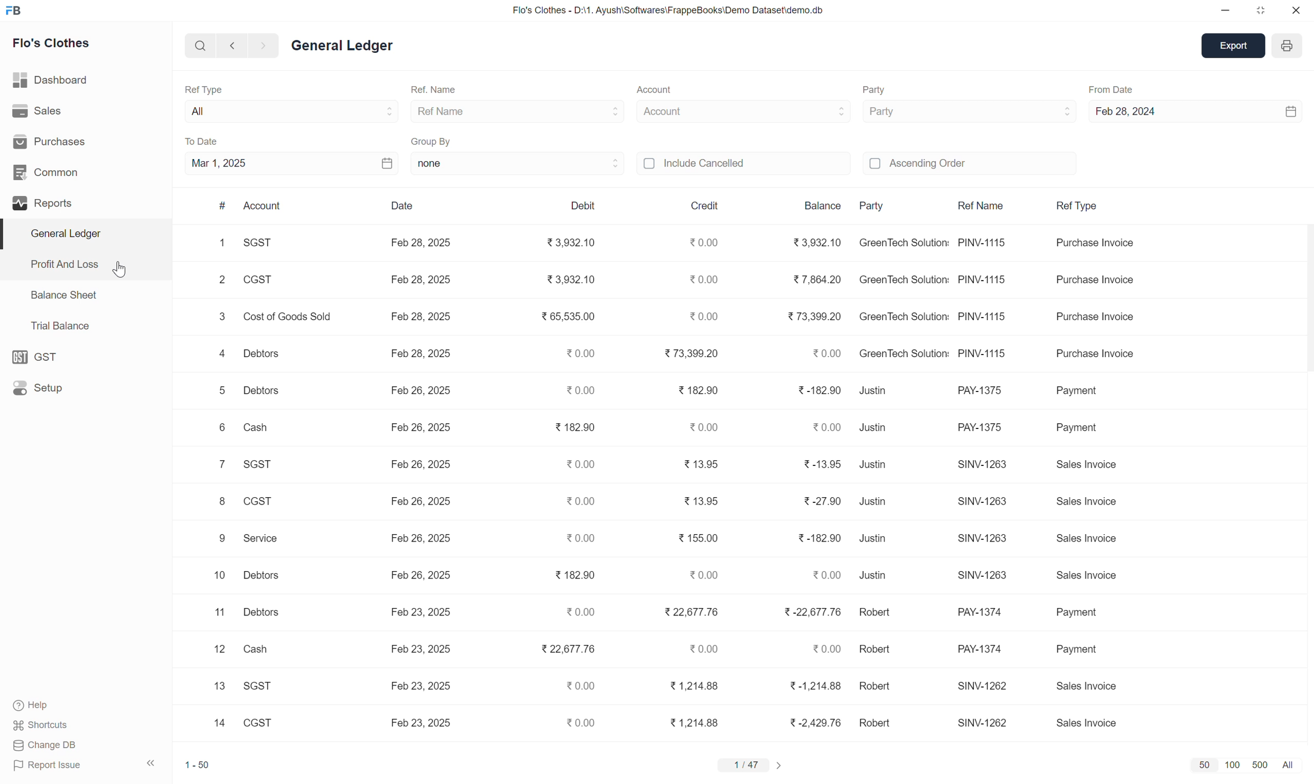  I want to click on Shortcuts, so click(46, 726).